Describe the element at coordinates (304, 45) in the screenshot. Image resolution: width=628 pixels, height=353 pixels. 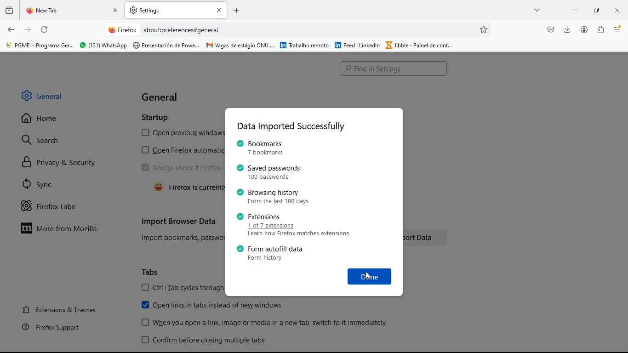
I see `| Trabalho remoto` at that location.